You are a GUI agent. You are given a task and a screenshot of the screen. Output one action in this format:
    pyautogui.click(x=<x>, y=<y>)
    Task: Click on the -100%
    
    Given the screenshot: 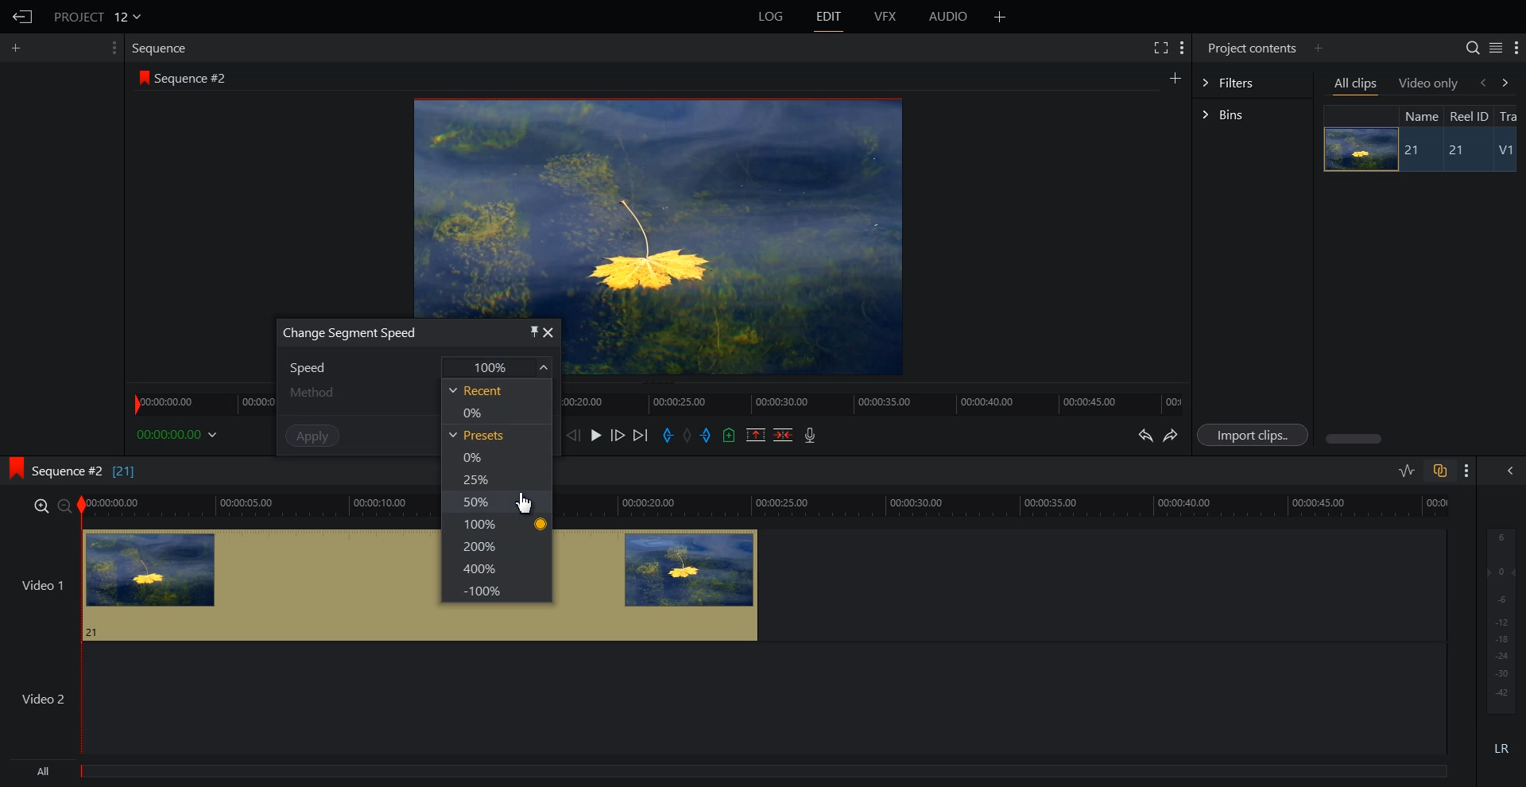 What is the action you would take?
    pyautogui.click(x=478, y=591)
    